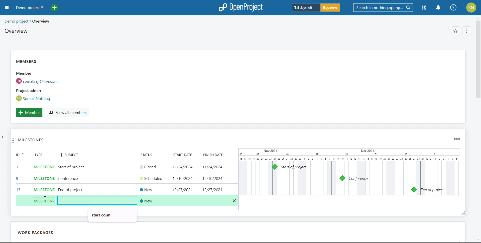  What do you see at coordinates (42, 178) in the screenshot?
I see `set type` at bounding box center [42, 178].